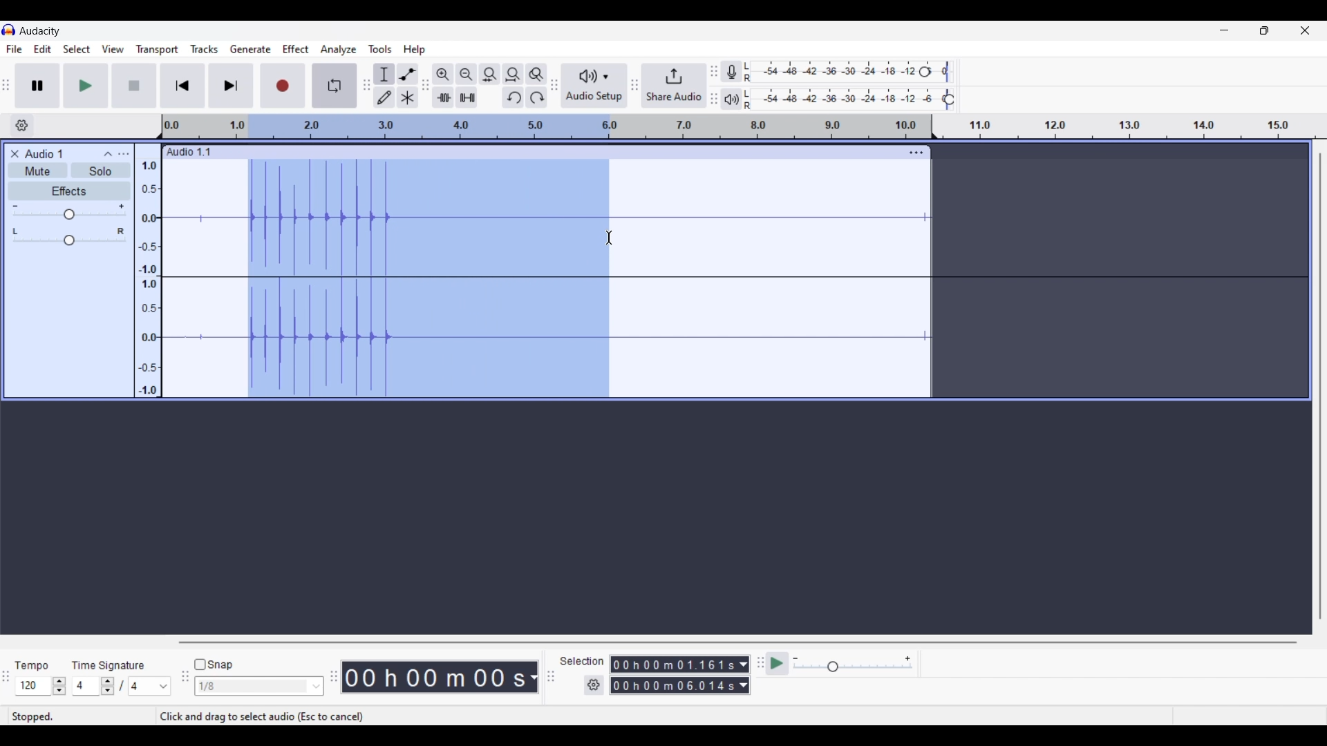 This screenshot has width=1327, height=746. I want to click on Track head, so click(160, 126).